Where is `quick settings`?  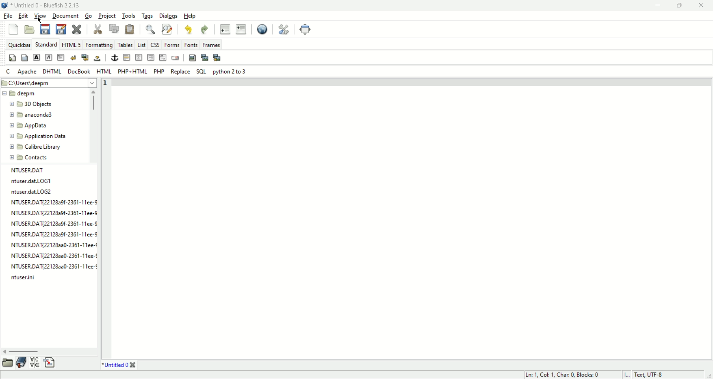
quick settings is located at coordinates (13, 58).